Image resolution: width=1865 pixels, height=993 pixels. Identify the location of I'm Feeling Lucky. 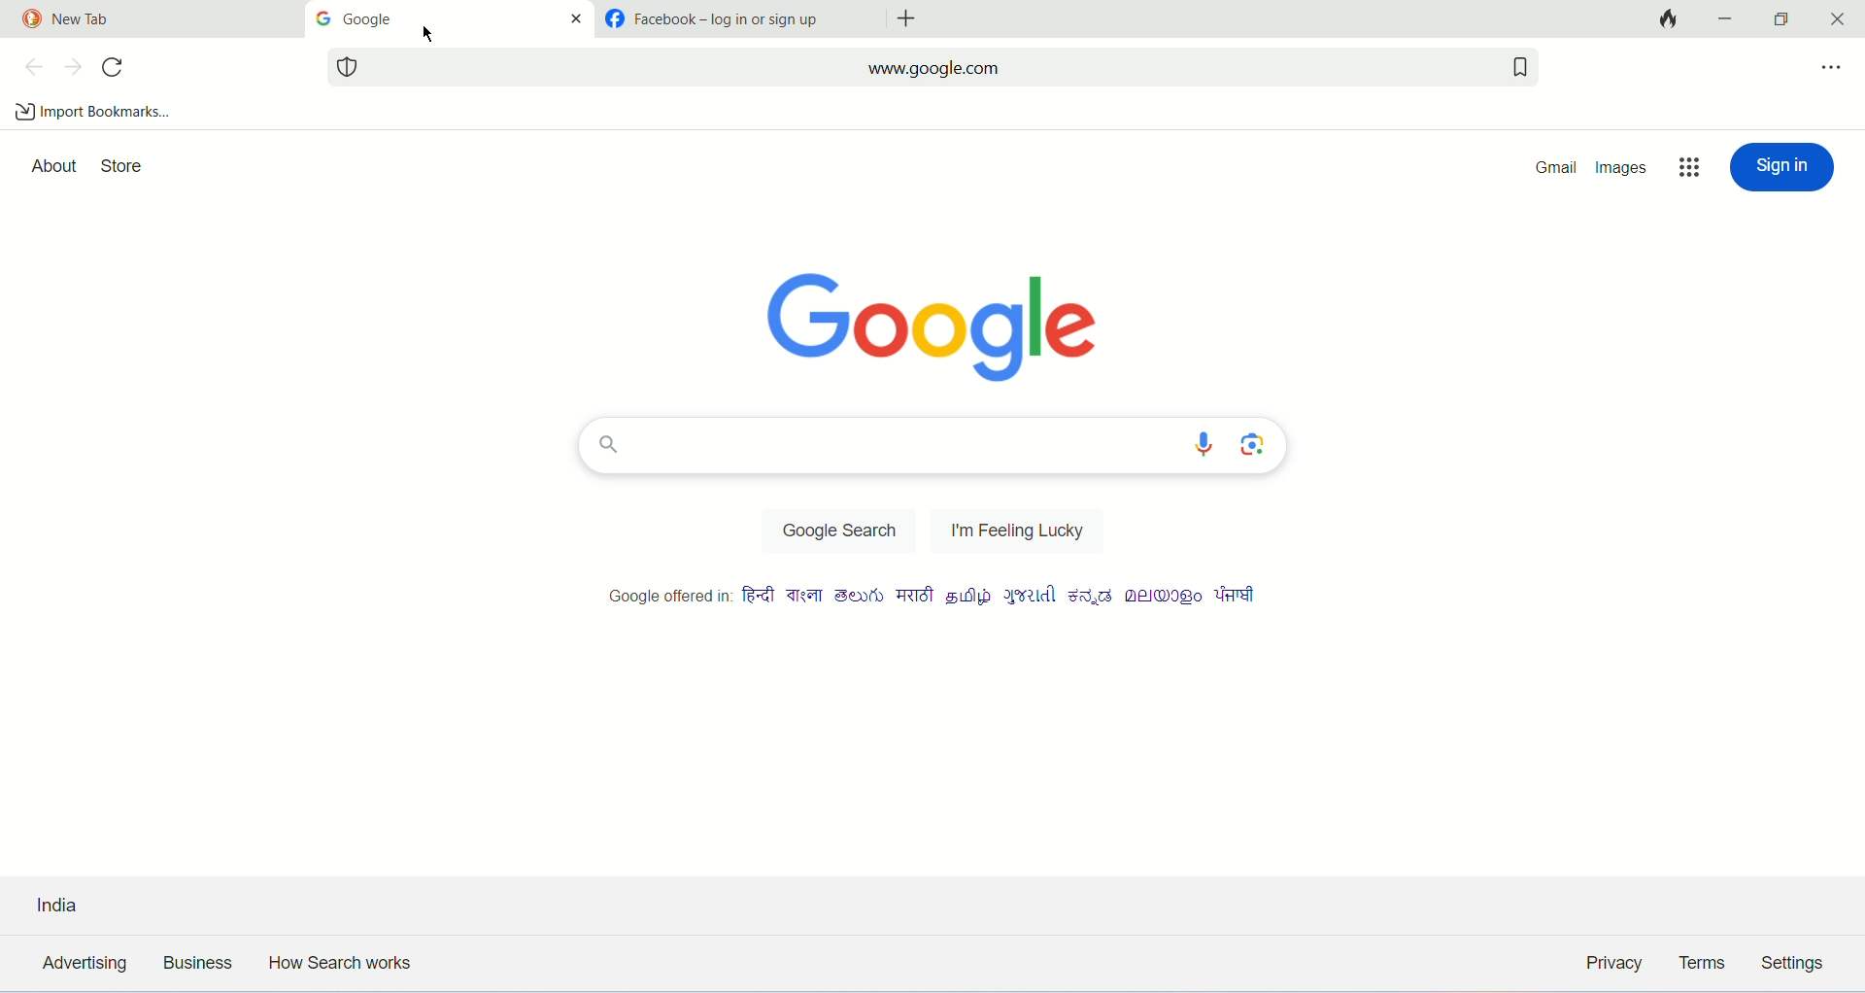
(1013, 532).